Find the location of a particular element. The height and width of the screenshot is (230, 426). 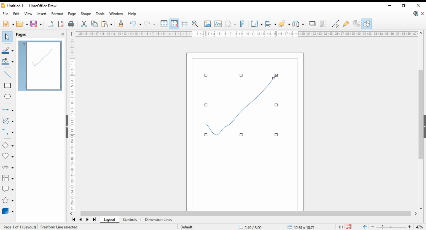

1:1 is located at coordinates (339, 227).